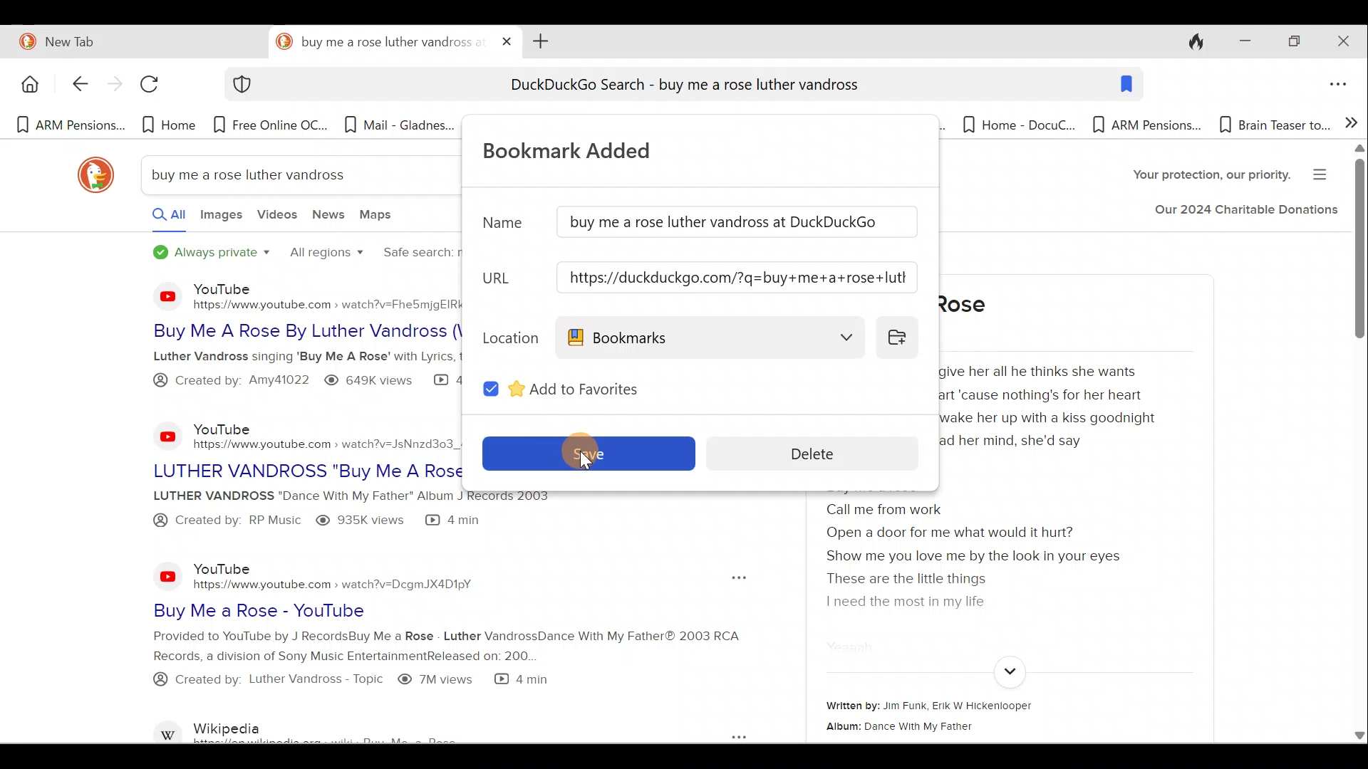 The image size is (1368, 769). I want to click on Maps, so click(380, 217).